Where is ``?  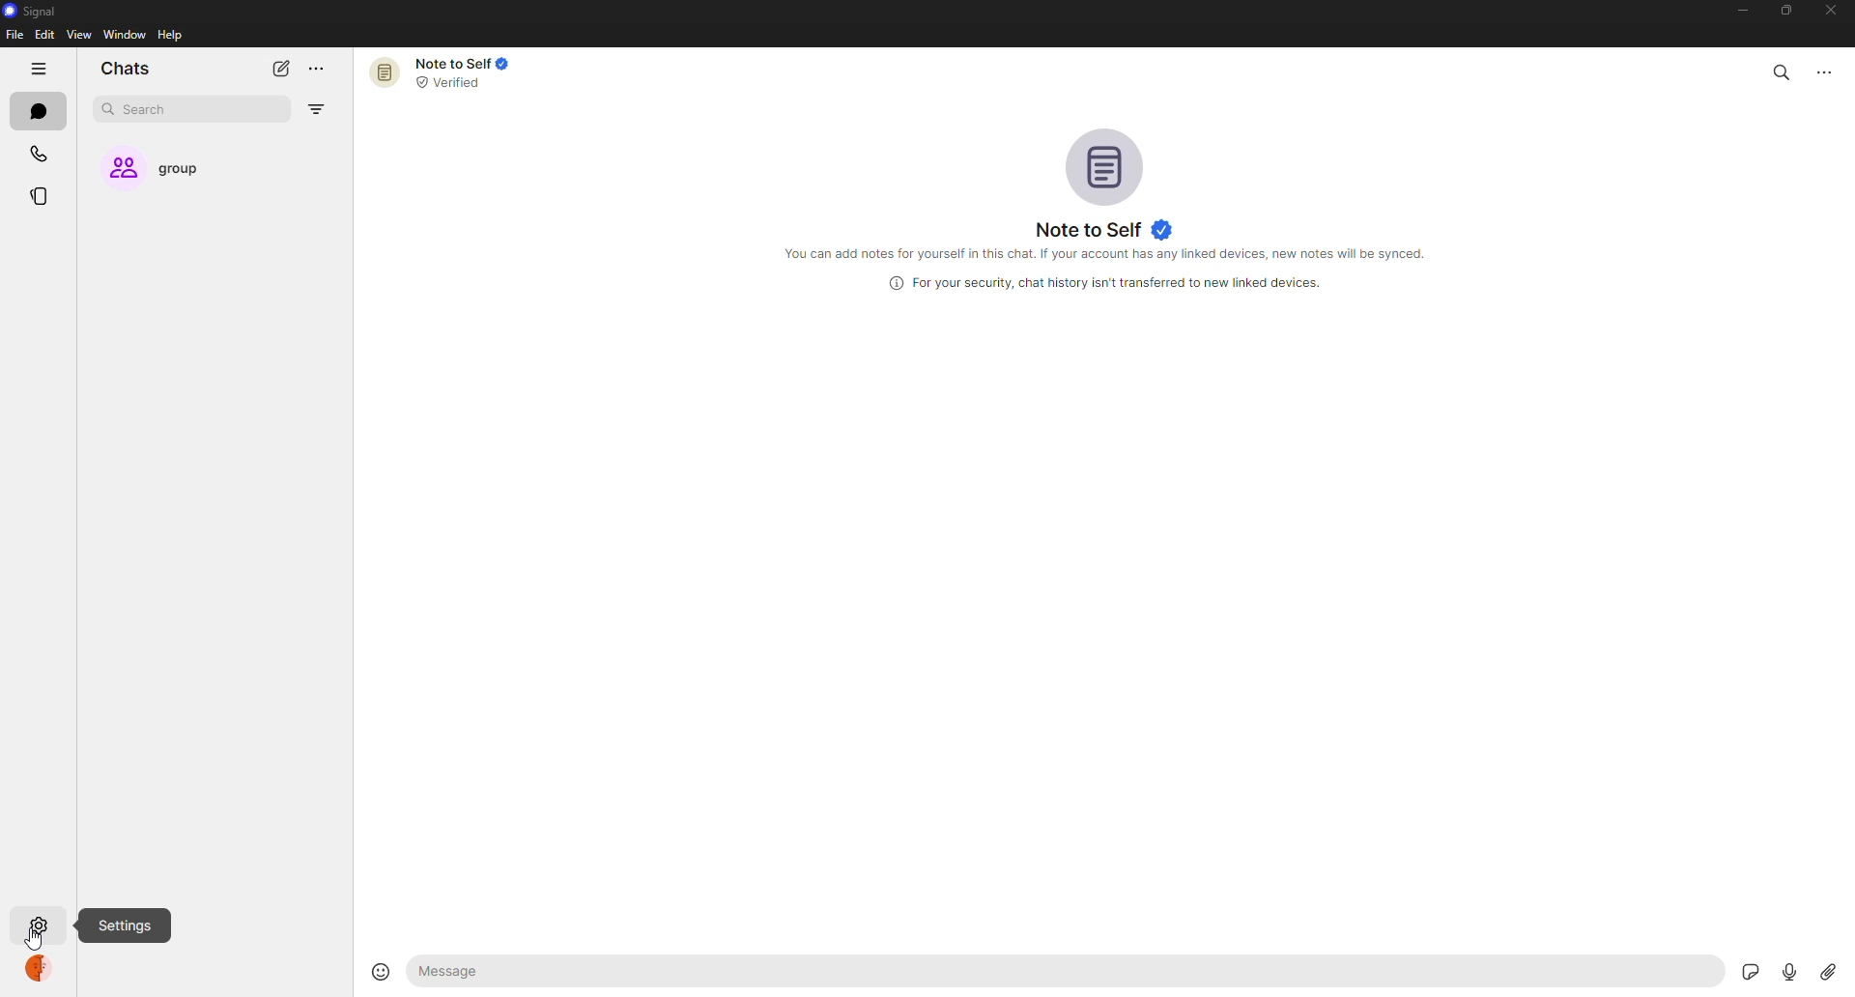
 is located at coordinates (1099, 283).